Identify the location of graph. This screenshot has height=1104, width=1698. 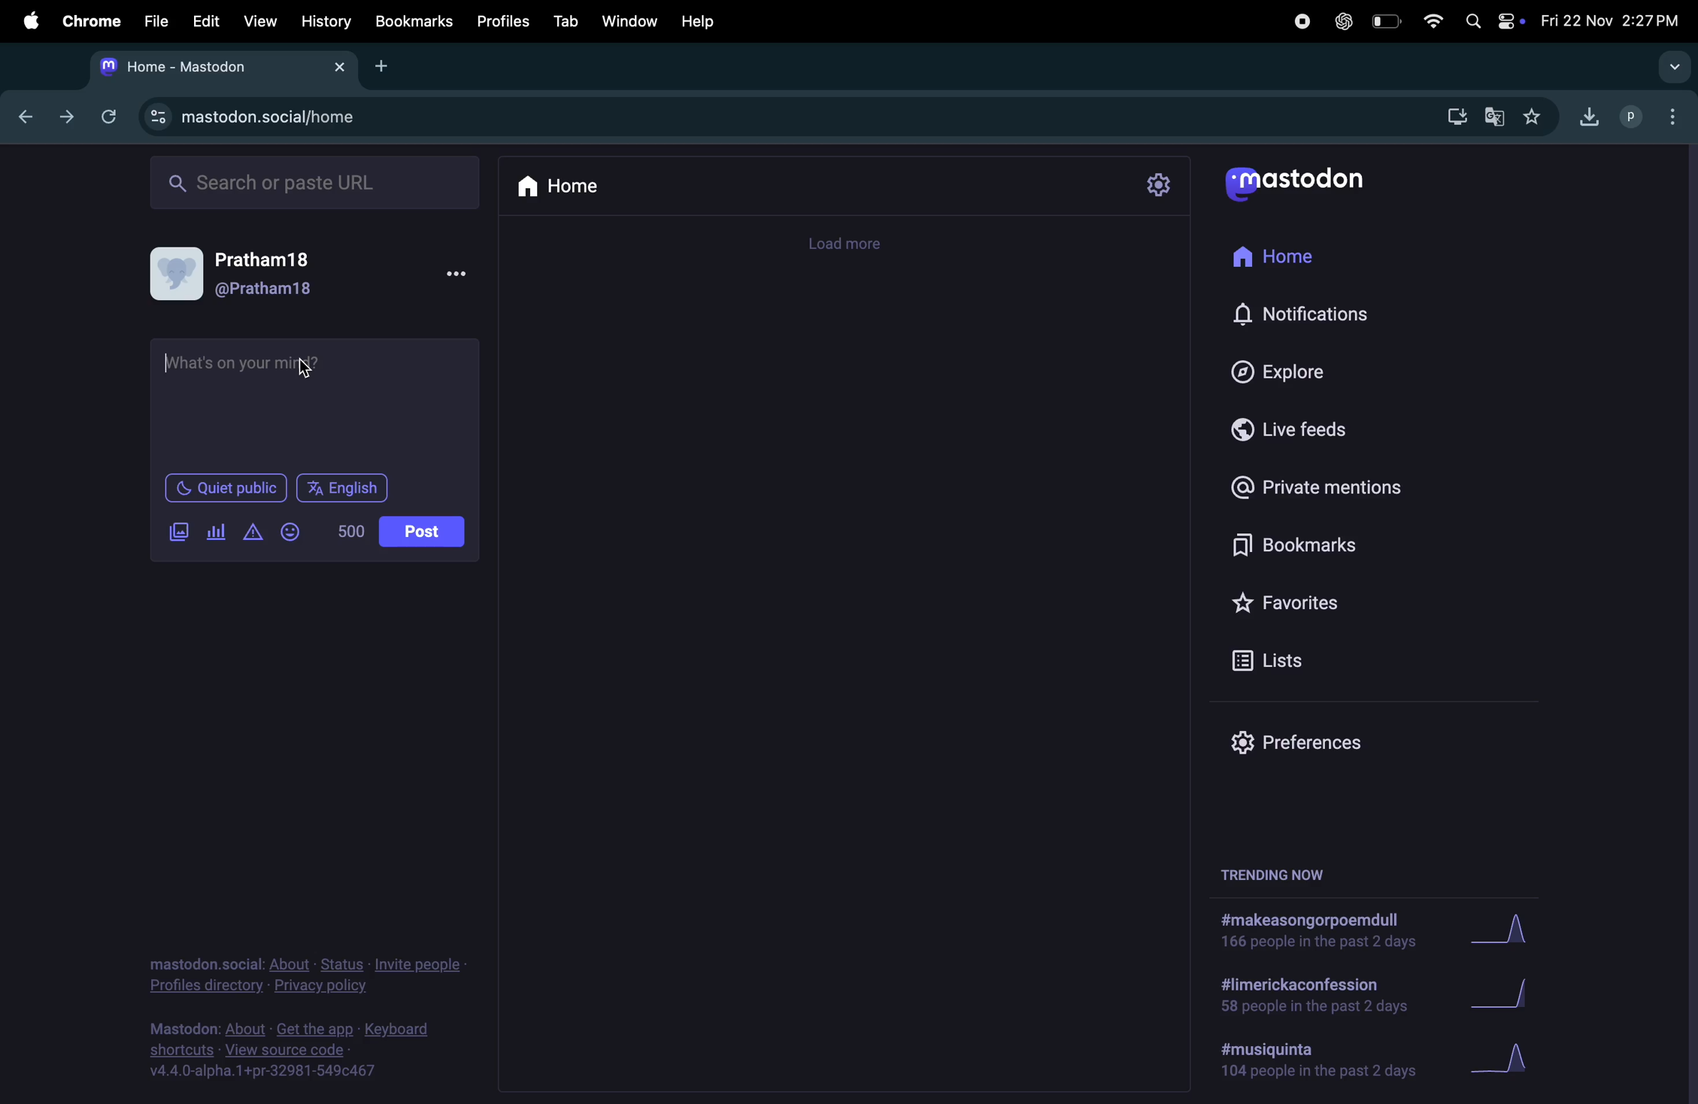
(1516, 930).